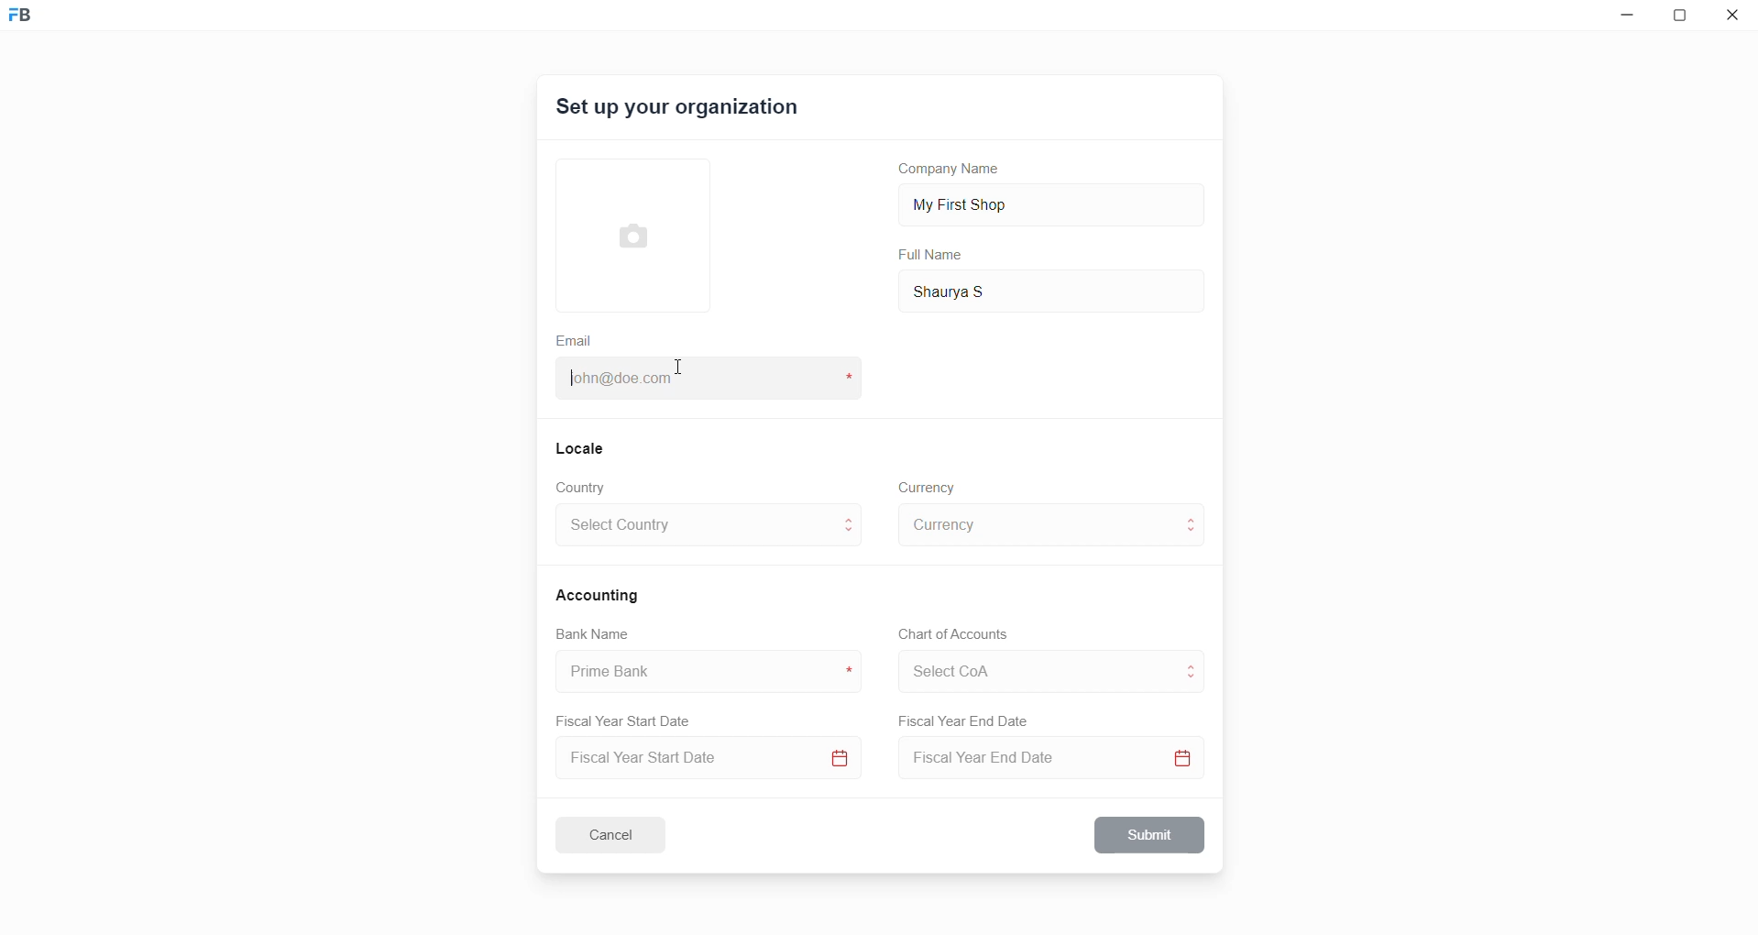  What do you see at coordinates (681, 373) in the screenshot?
I see `cursor` at bounding box center [681, 373].